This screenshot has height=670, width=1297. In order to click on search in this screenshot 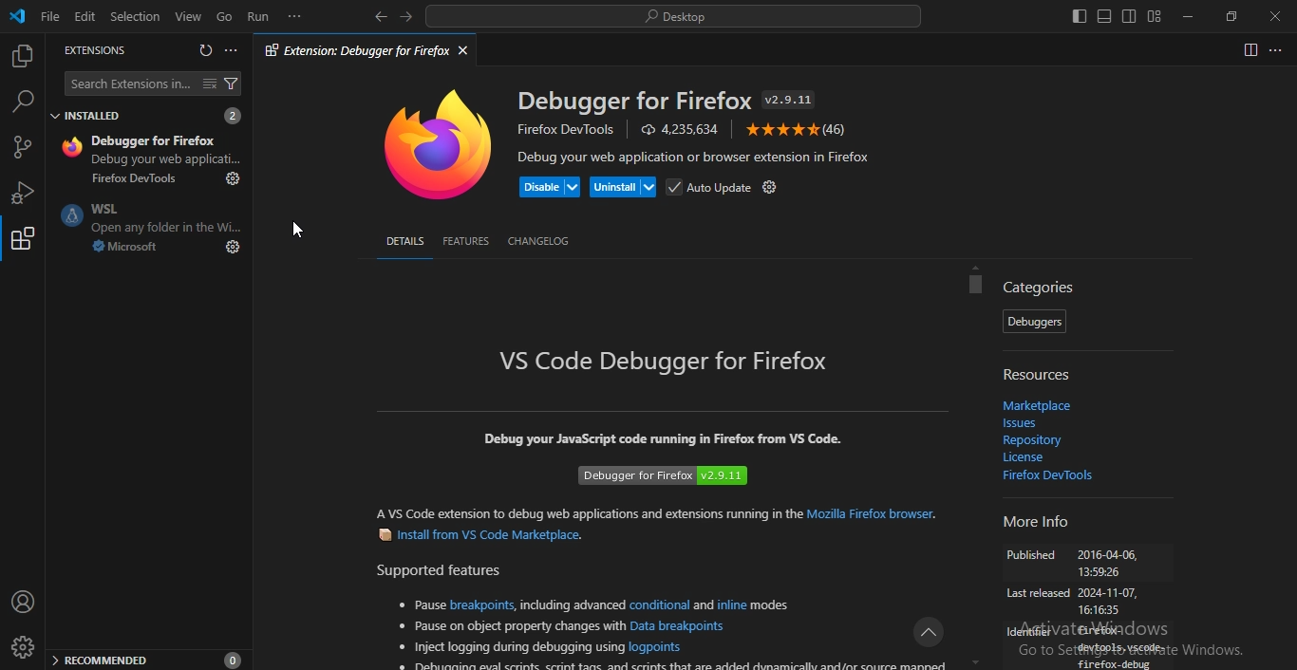, I will do `click(21, 102)`.